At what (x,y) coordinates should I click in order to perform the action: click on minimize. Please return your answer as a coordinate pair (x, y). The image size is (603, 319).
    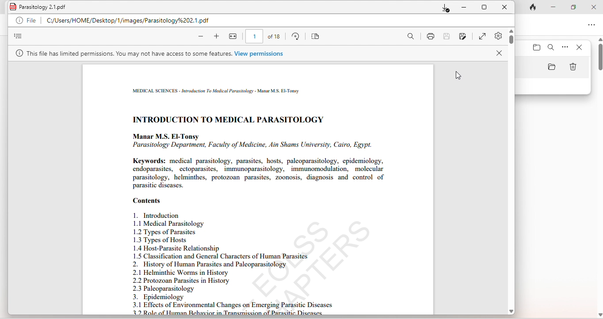
    Looking at the image, I should click on (552, 8).